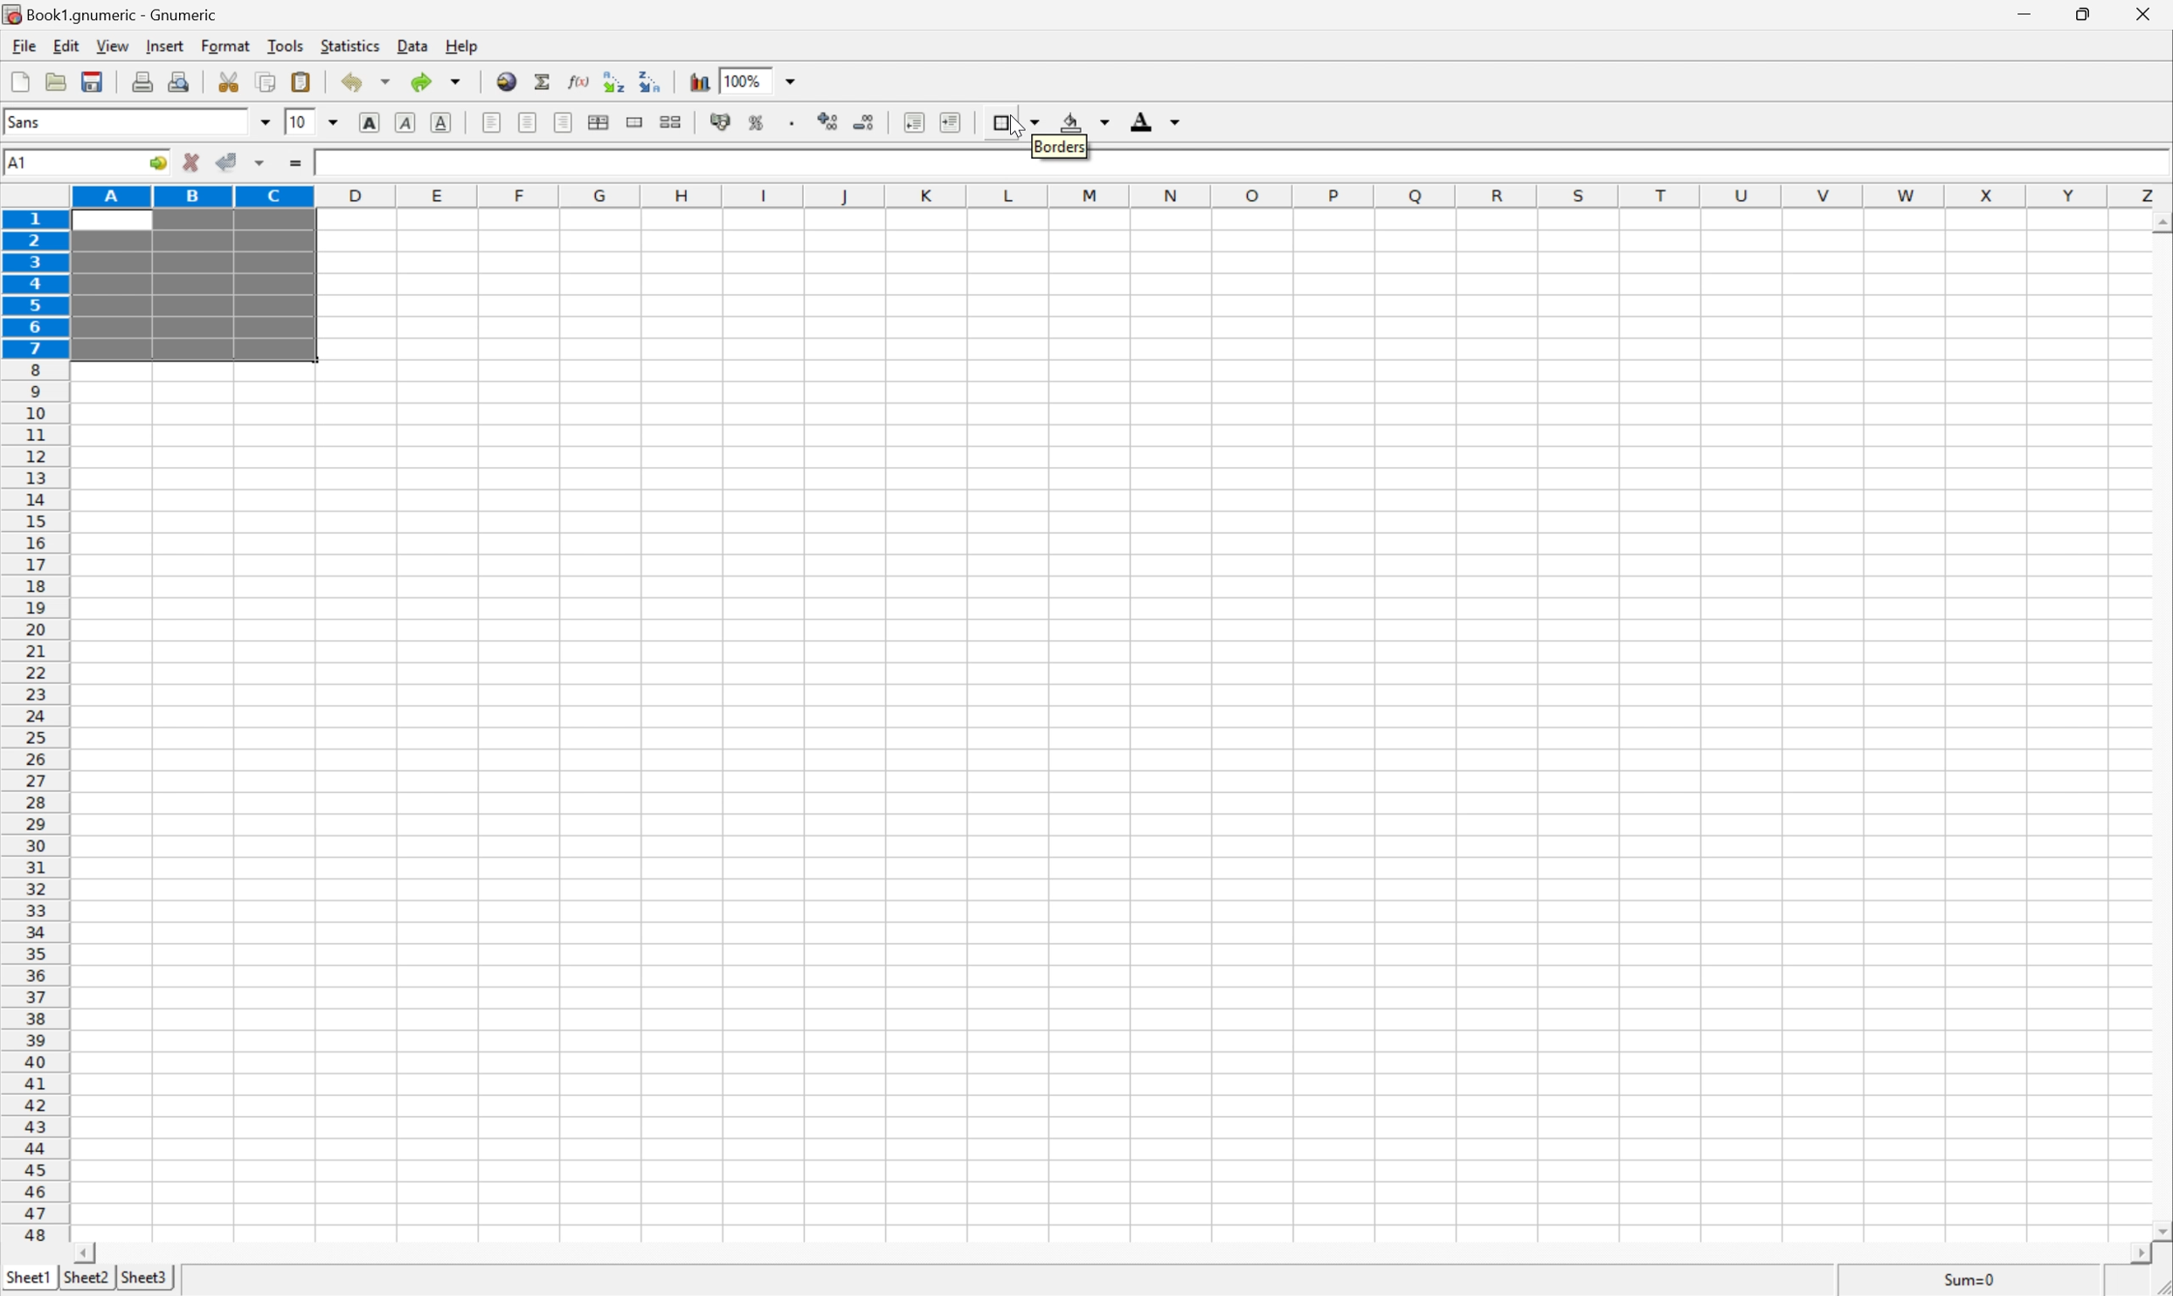  Describe the element at coordinates (267, 80) in the screenshot. I see `copy` at that location.